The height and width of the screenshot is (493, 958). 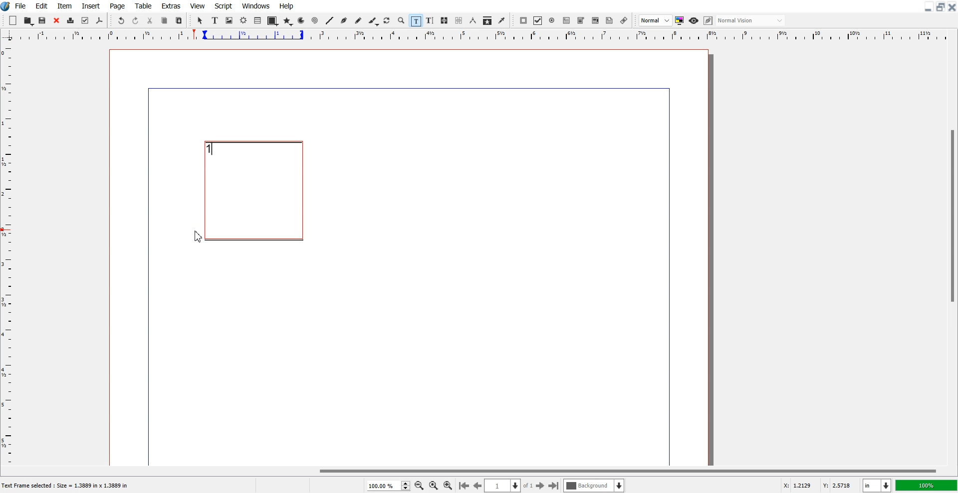 What do you see at coordinates (509, 486) in the screenshot?
I see `Select current page` at bounding box center [509, 486].